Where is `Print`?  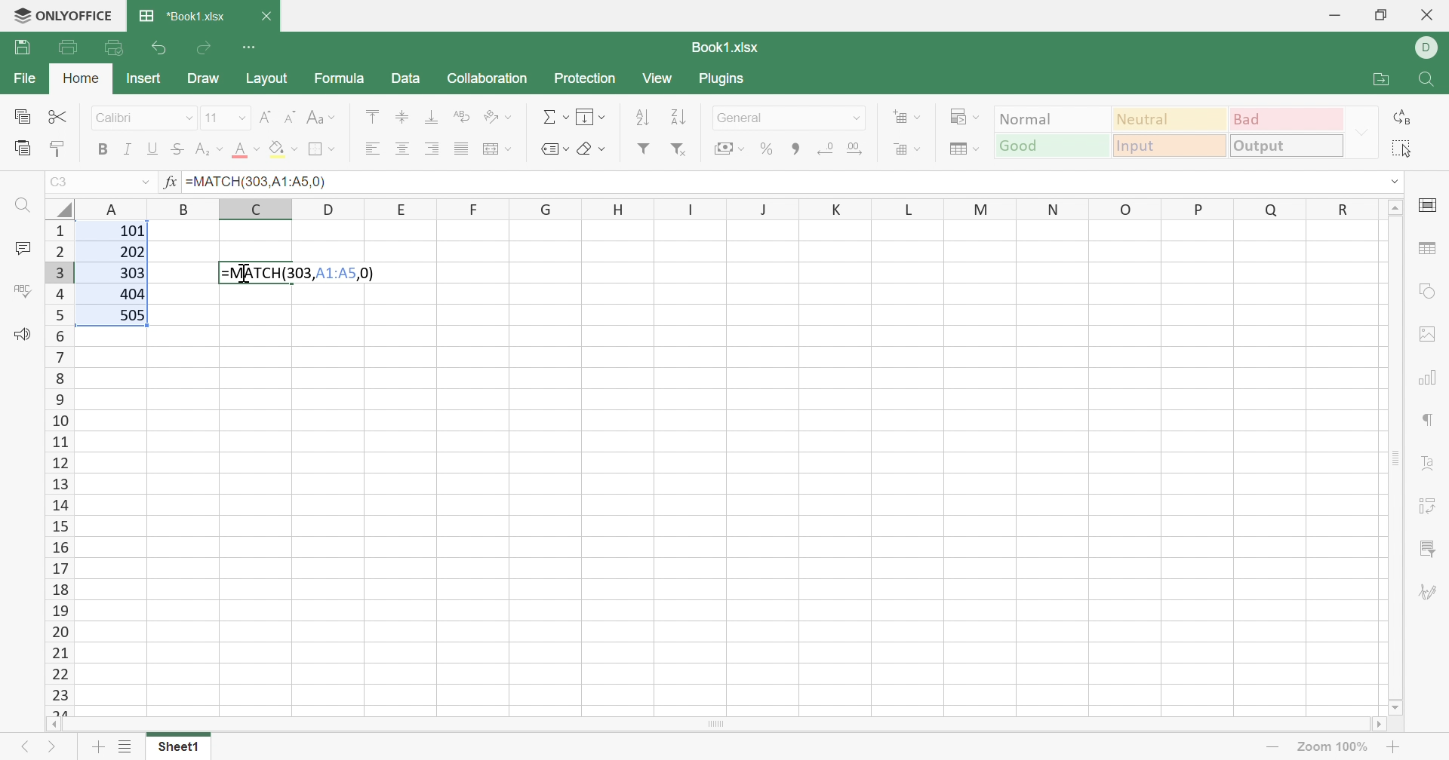 Print is located at coordinates (69, 46).